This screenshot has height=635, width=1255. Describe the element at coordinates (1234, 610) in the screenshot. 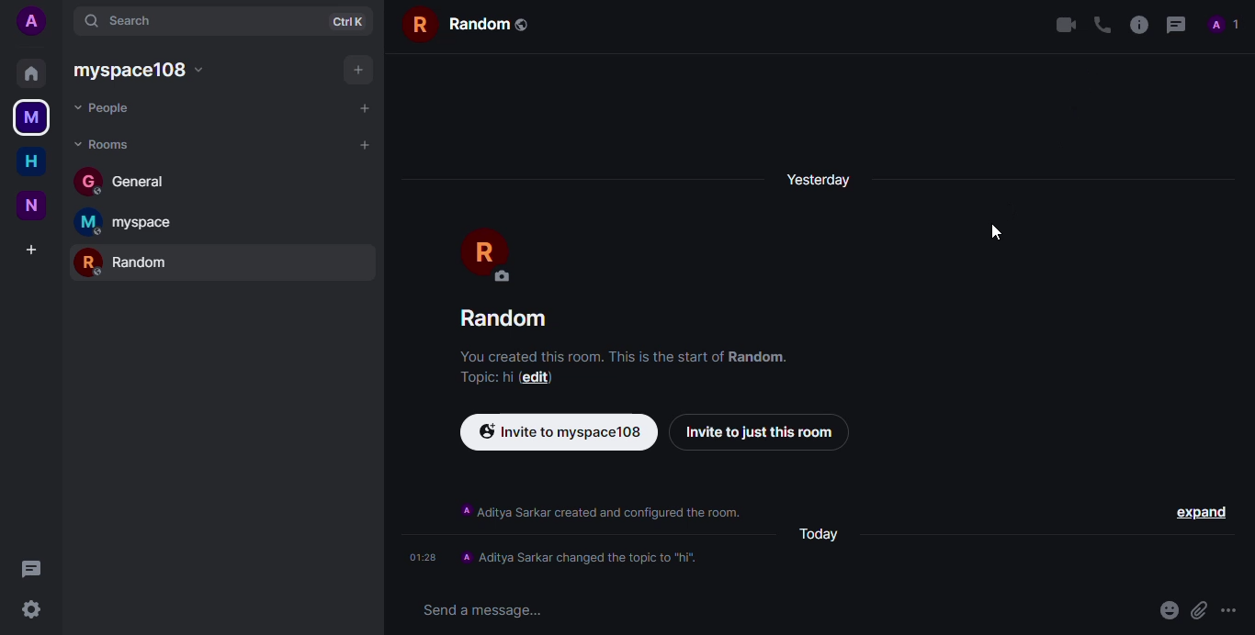

I see `more` at that location.